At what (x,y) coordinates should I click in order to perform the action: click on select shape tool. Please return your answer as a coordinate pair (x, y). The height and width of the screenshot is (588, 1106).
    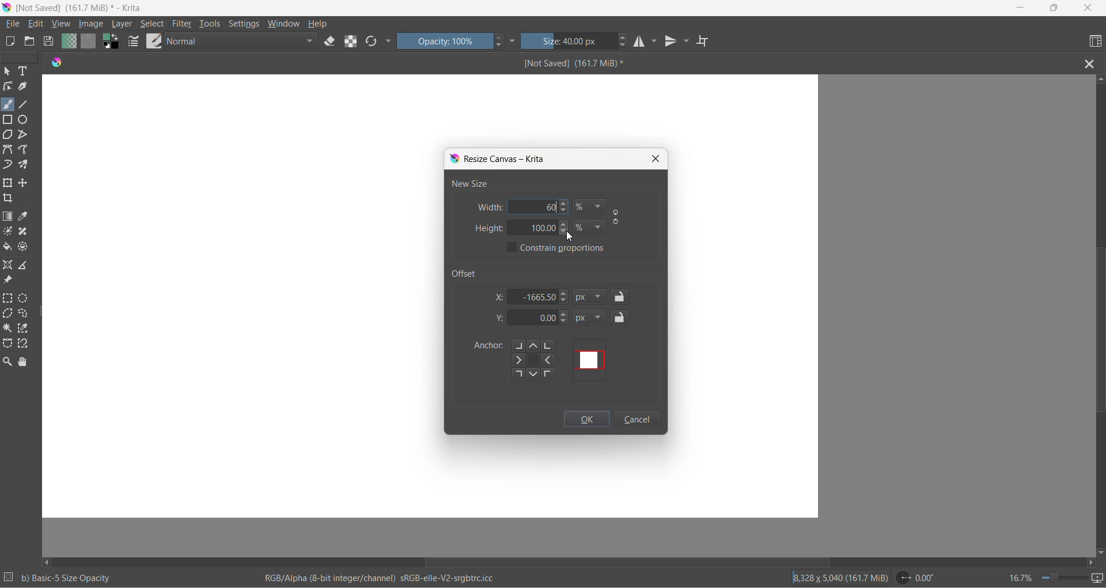
    Looking at the image, I should click on (7, 72).